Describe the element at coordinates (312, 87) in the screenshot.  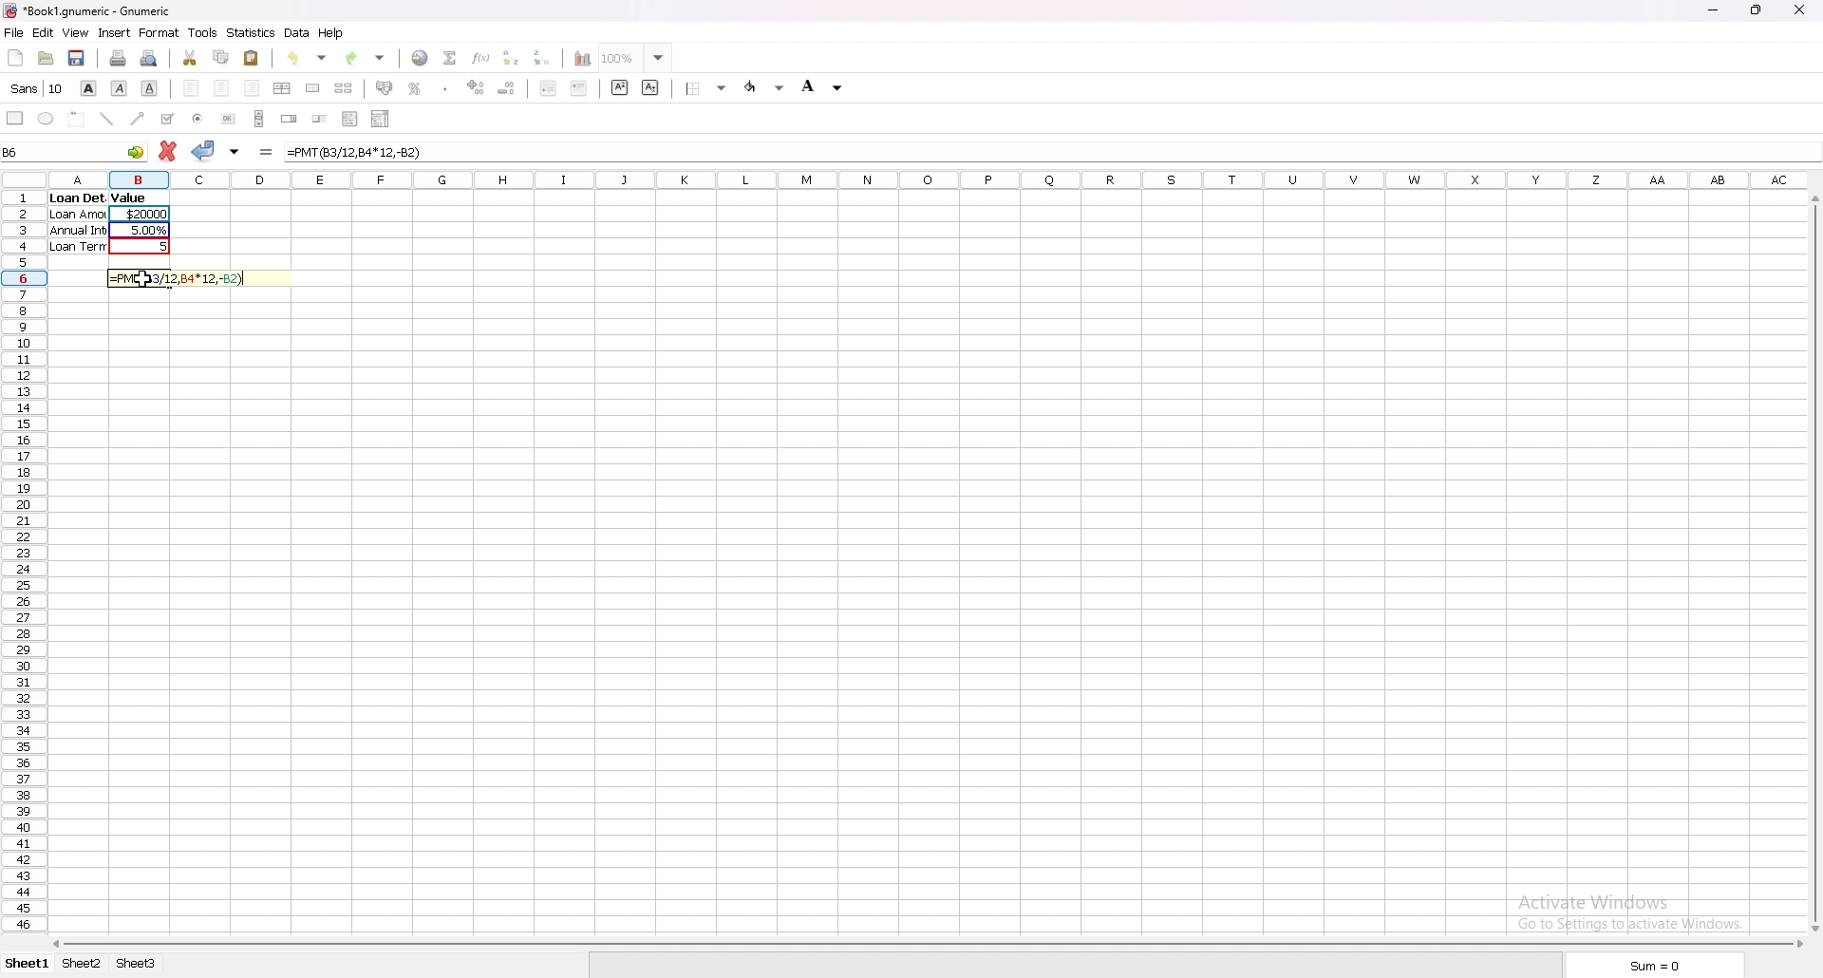
I see `merge cells` at that location.